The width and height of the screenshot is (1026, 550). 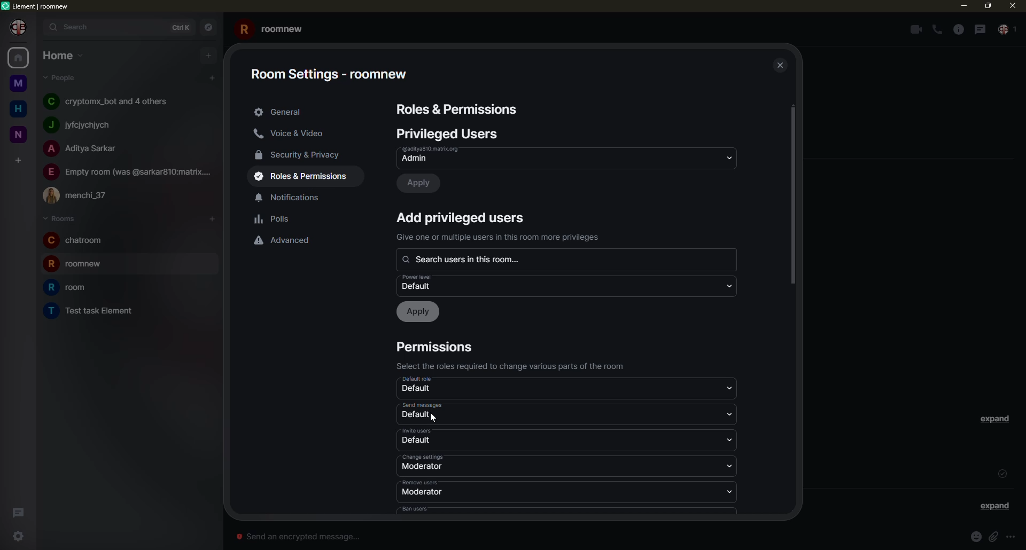 I want to click on cursor, so click(x=436, y=423).